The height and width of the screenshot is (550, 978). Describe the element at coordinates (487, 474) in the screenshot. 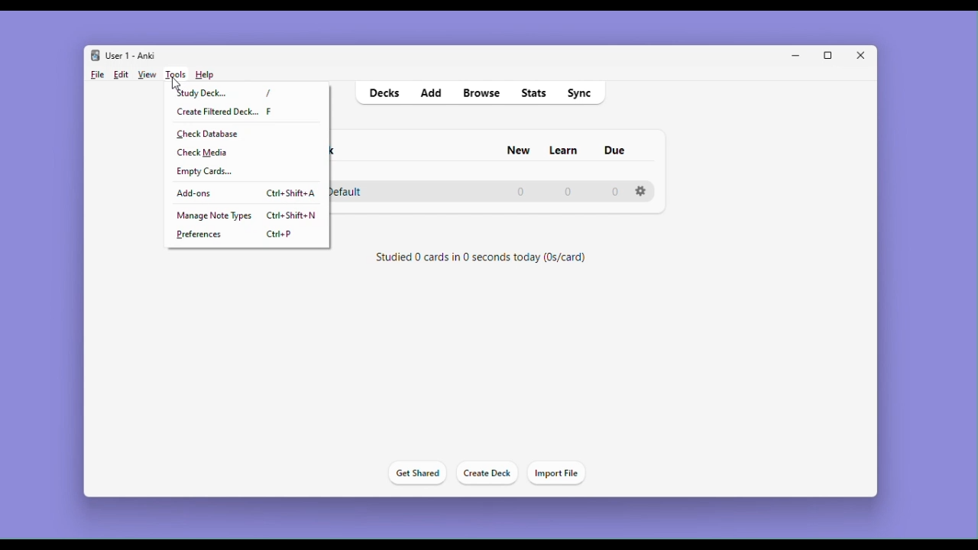

I see `Create deck` at that location.